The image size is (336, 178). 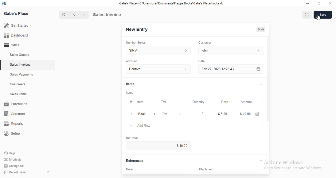 What do you see at coordinates (16, 173) in the screenshot?
I see `Report Issue` at bounding box center [16, 173].